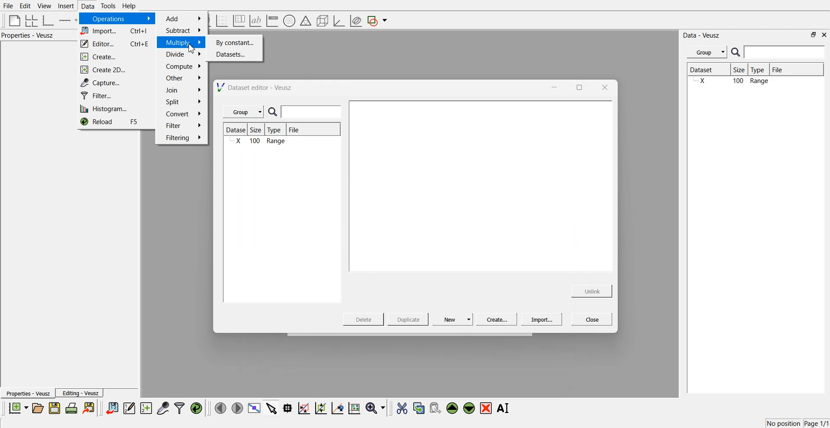  What do you see at coordinates (453, 409) in the screenshot?
I see `move the selected widgets up` at bounding box center [453, 409].